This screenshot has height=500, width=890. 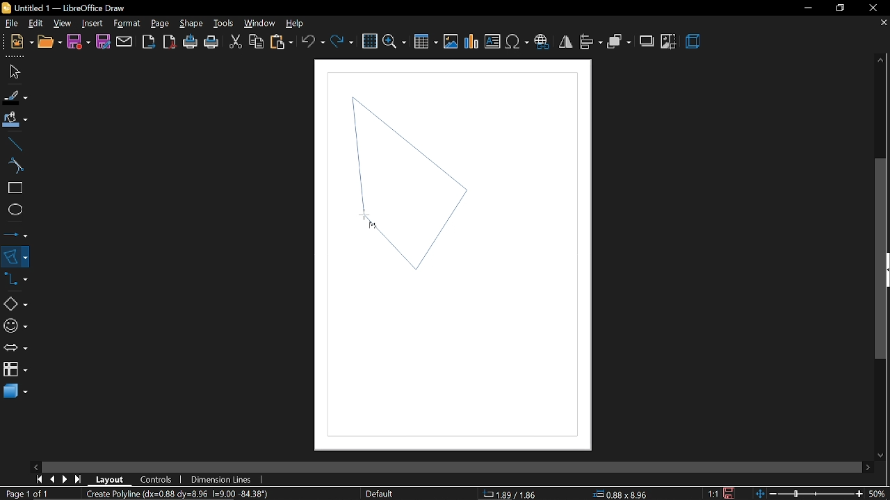 What do you see at coordinates (235, 40) in the screenshot?
I see `cut ` at bounding box center [235, 40].